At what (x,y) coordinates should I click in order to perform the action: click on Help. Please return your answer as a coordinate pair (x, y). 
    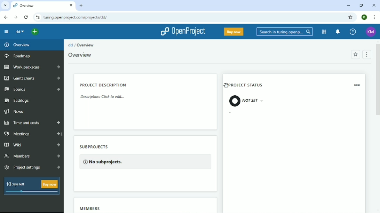
    Looking at the image, I should click on (353, 32).